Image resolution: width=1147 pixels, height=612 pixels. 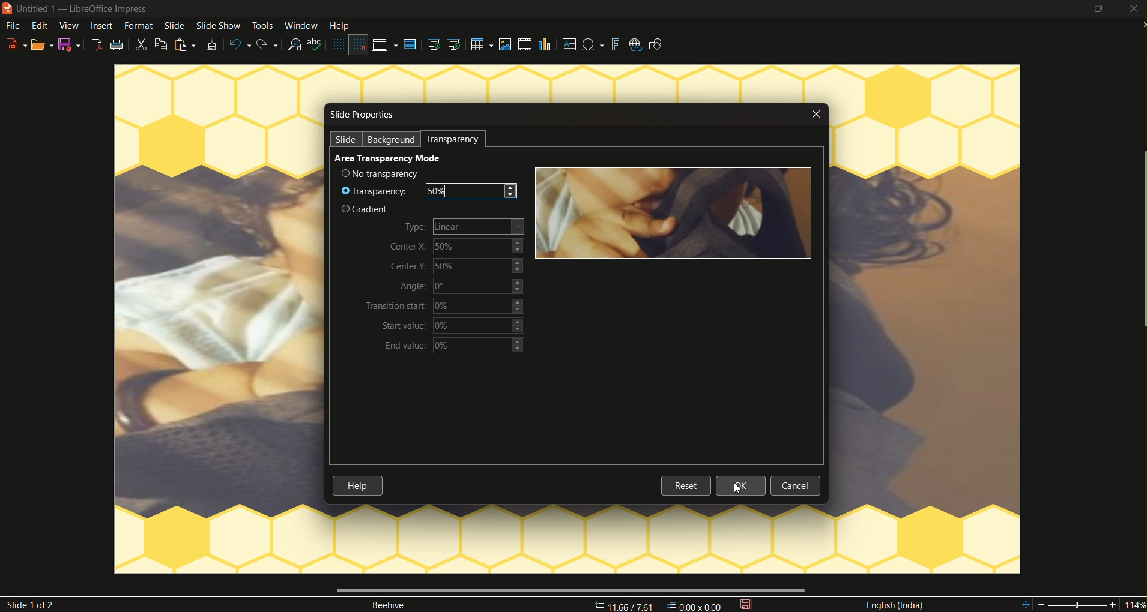 I want to click on show draw functions, so click(x=657, y=45).